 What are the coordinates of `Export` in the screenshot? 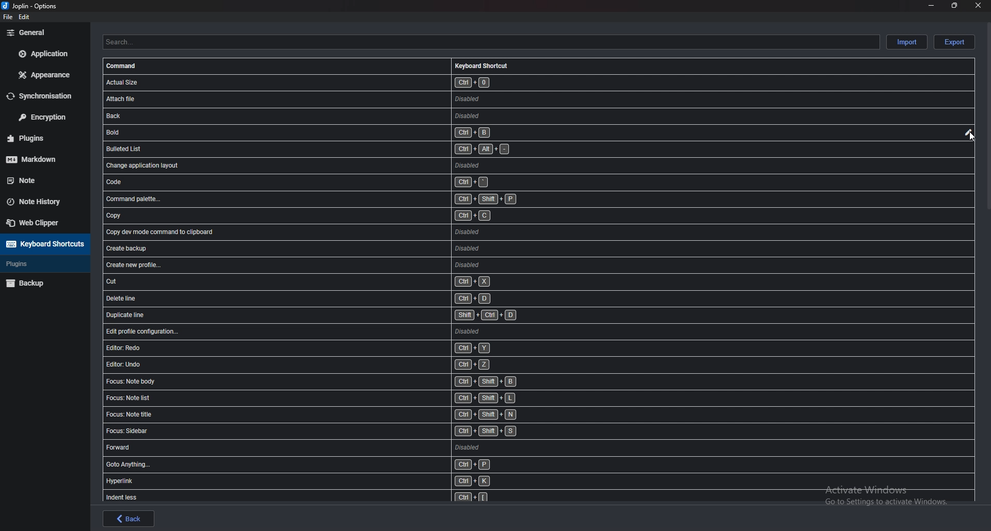 It's located at (955, 42).